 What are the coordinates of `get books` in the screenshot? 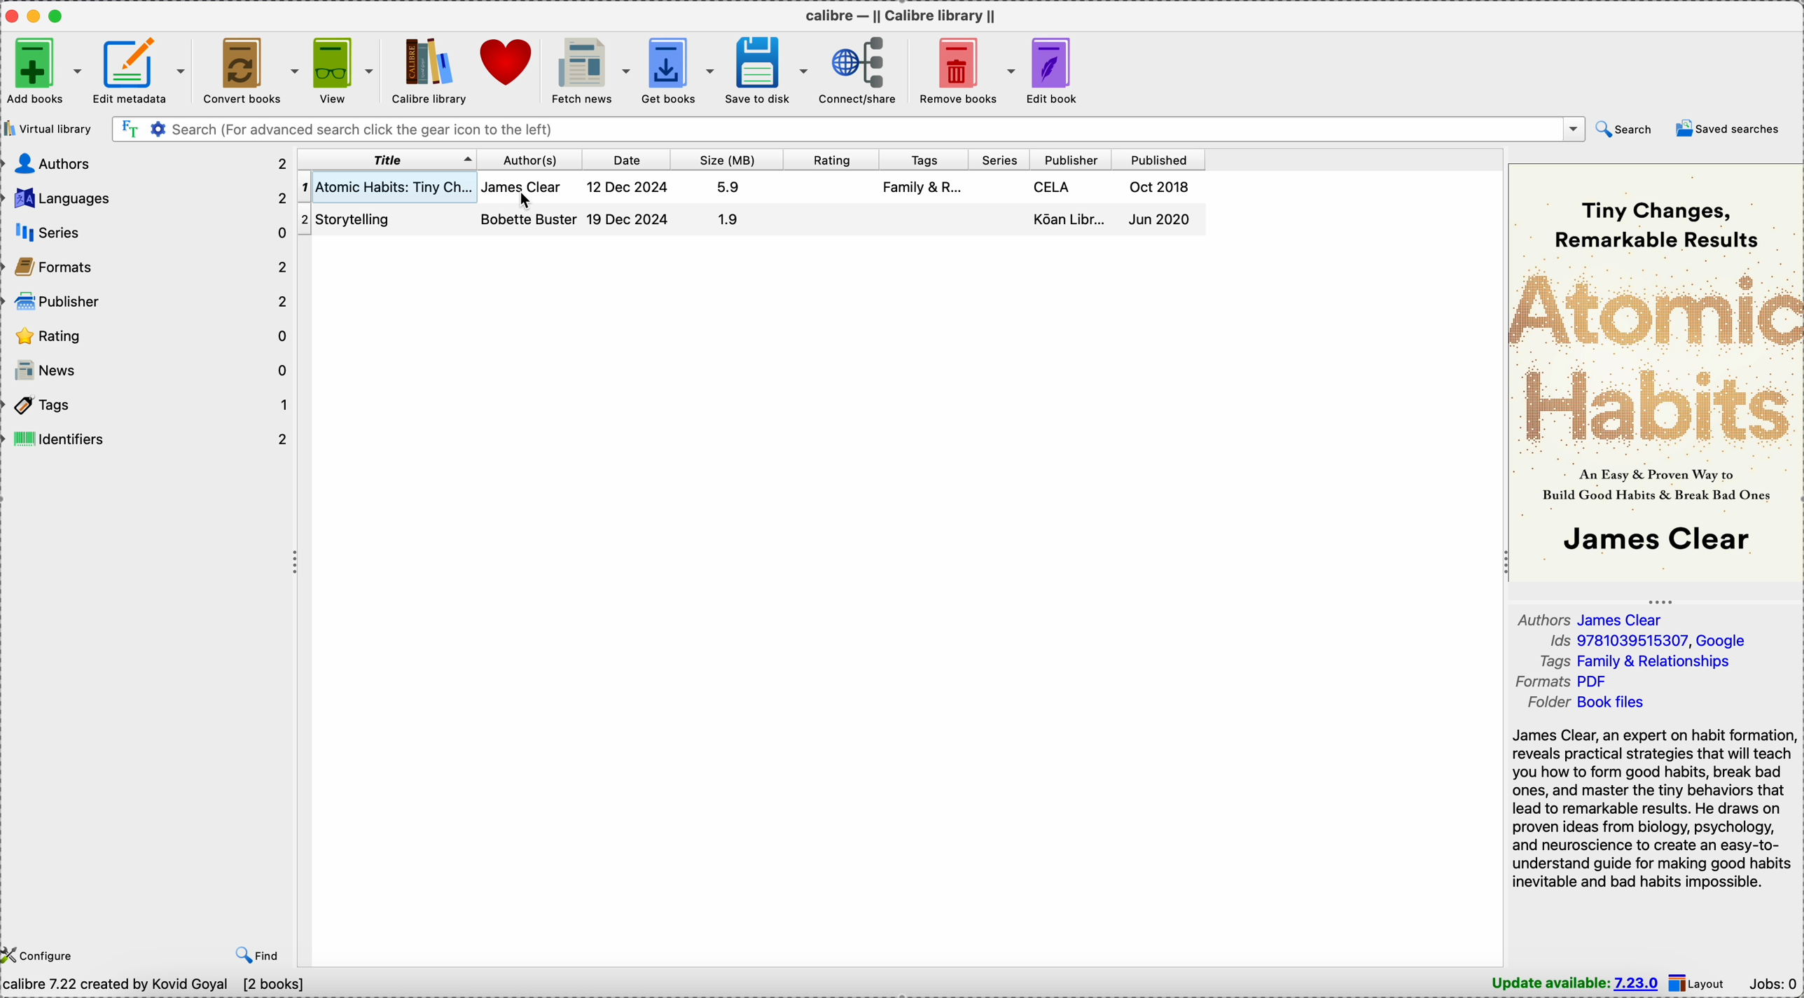 It's located at (675, 69).